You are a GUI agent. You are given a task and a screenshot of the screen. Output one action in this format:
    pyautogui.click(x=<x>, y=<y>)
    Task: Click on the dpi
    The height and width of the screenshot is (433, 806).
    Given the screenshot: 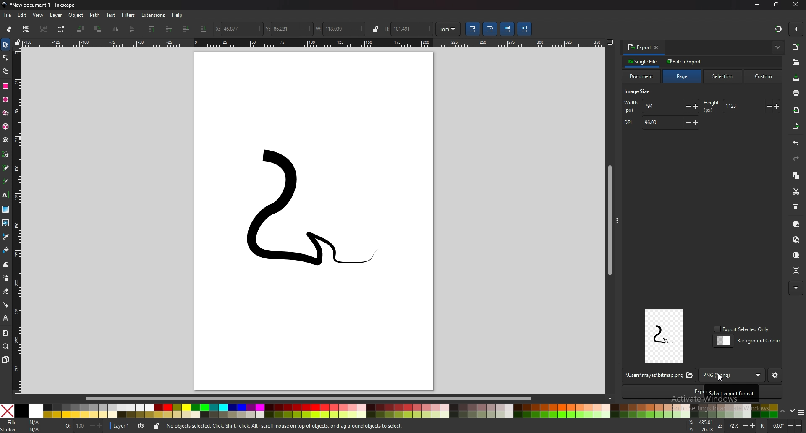 What is the action you would take?
    pyautogui.click(x=660, y=123)
    